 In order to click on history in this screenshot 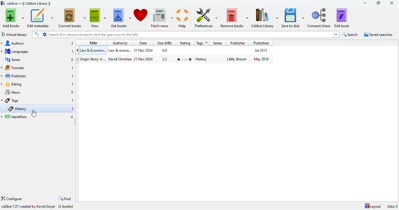, I will do `click(201, 59)`.